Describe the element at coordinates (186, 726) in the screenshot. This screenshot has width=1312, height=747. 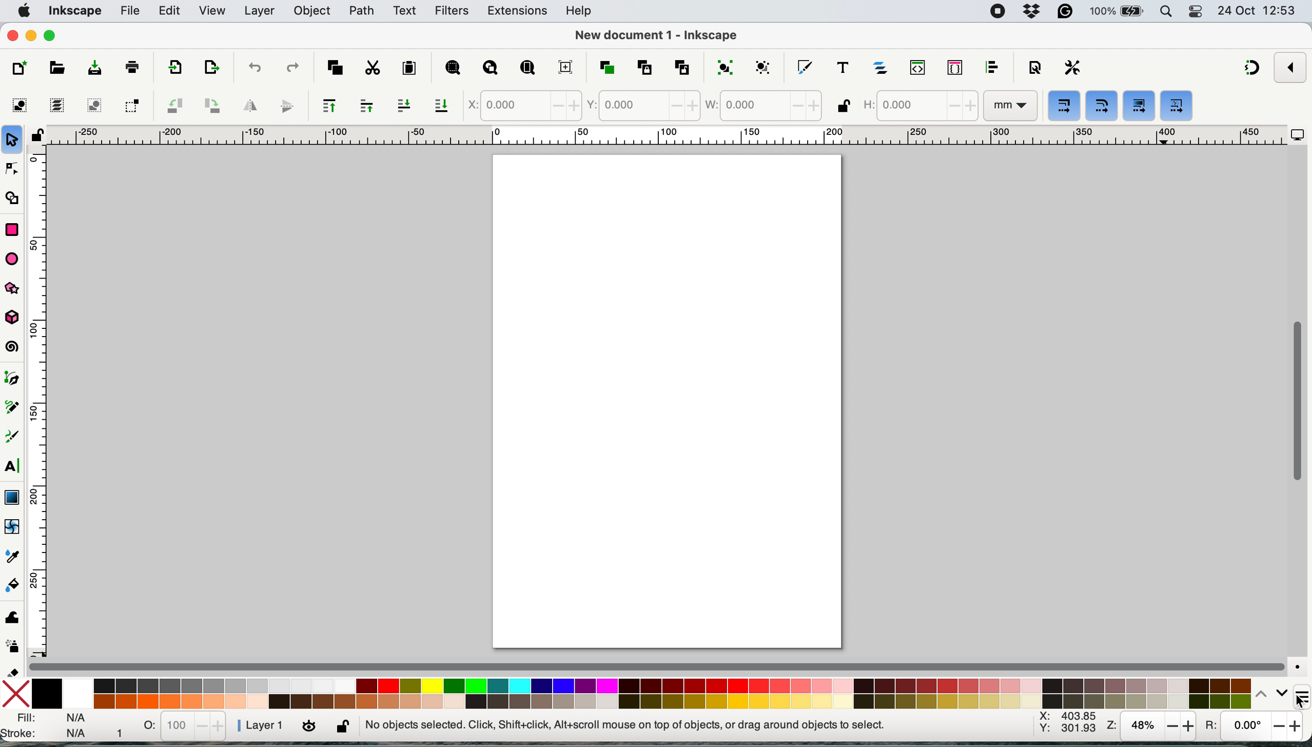
I see `stats` at that location.